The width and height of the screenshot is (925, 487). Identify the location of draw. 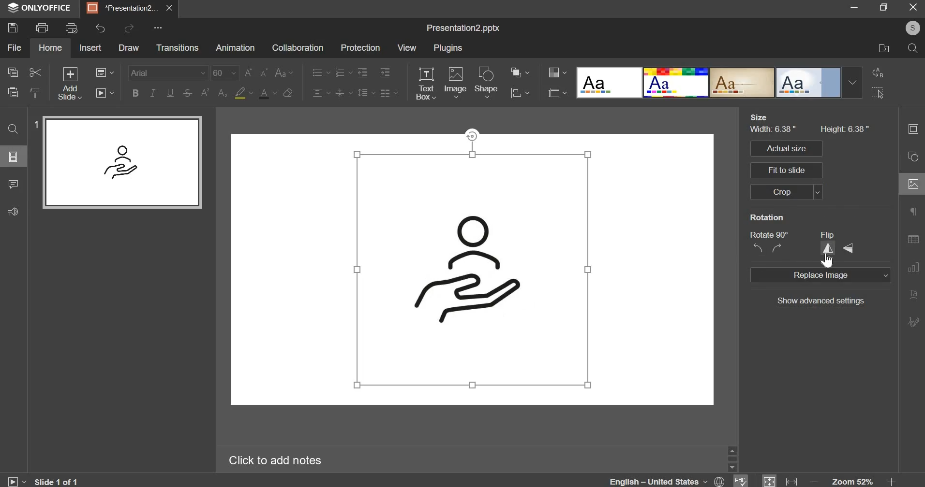
(128, 47).